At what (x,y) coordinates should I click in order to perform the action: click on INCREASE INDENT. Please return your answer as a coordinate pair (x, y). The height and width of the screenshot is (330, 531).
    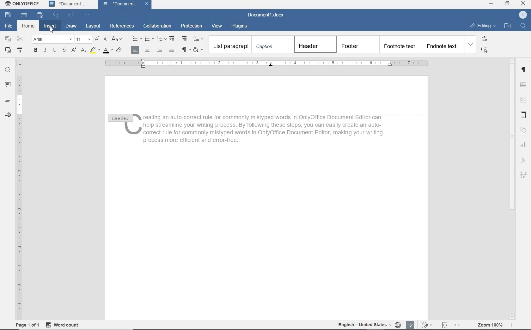
    Looking at the image, I should click on (184, 39).